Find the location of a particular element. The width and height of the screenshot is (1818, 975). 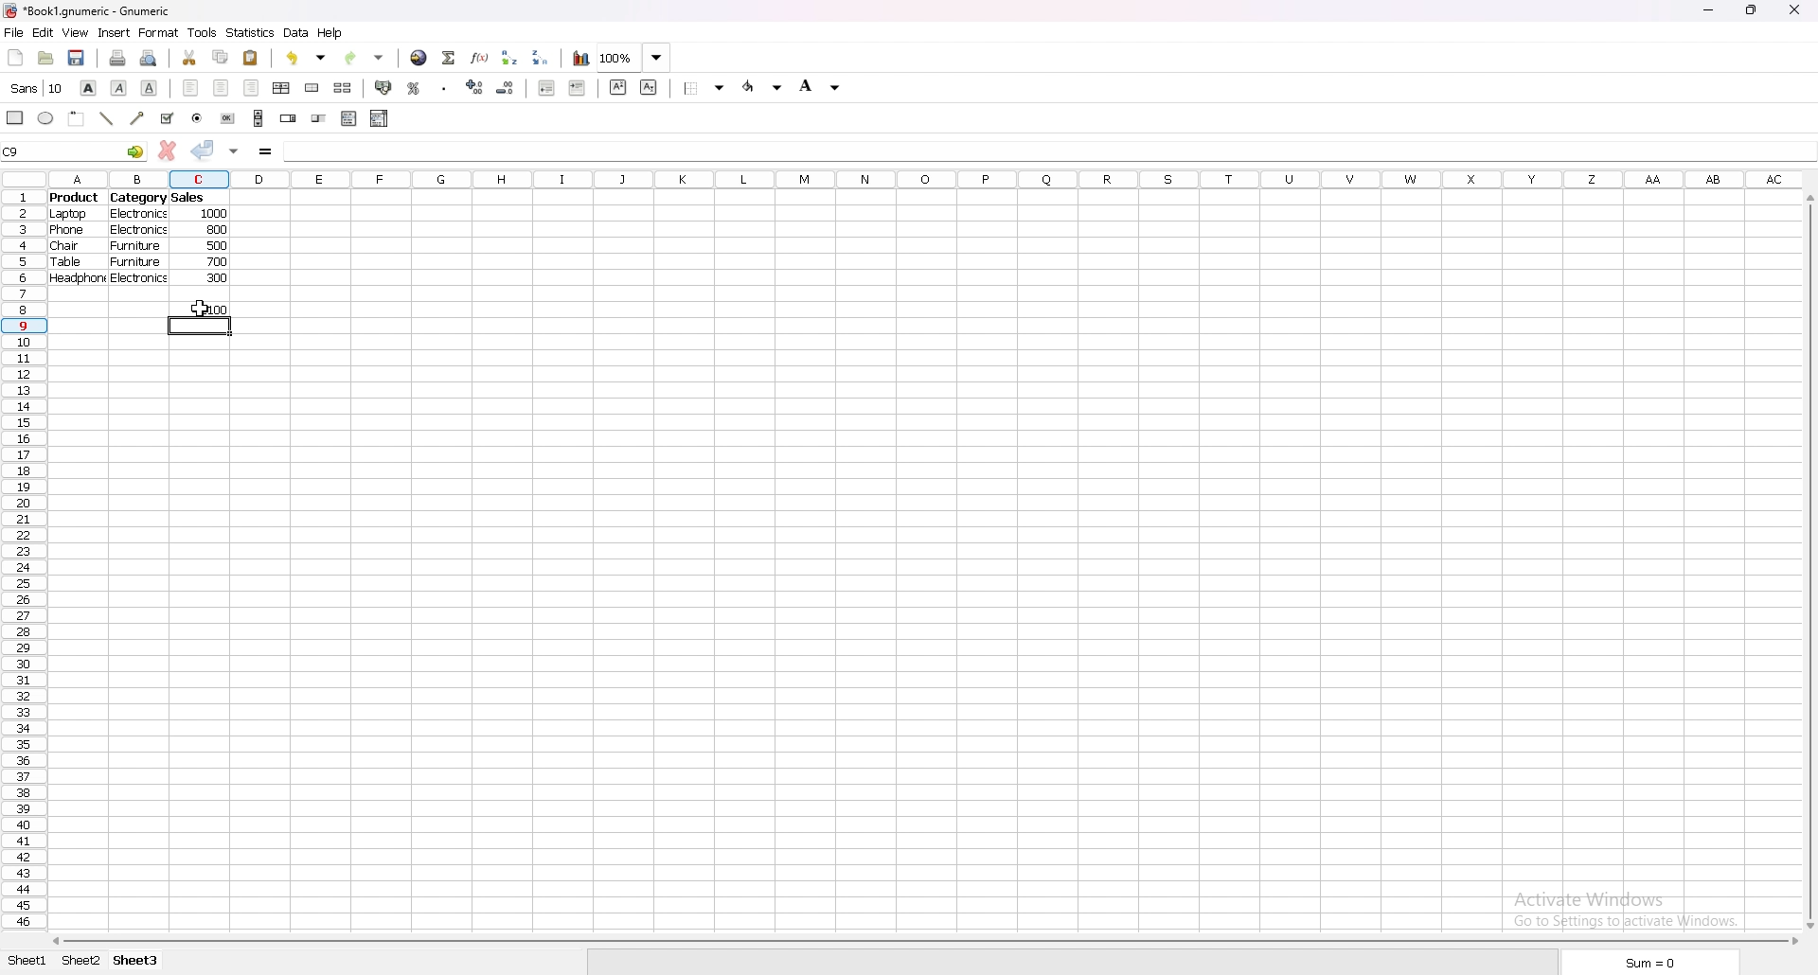

electronics is located at coordinates (140, 280).